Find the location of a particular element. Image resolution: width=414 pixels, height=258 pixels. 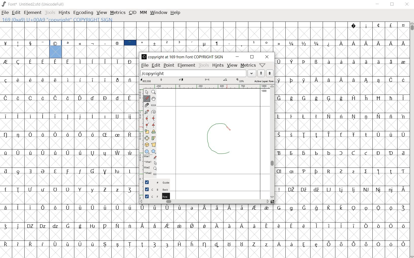

glyph characters is located at coordinates (266, 36).